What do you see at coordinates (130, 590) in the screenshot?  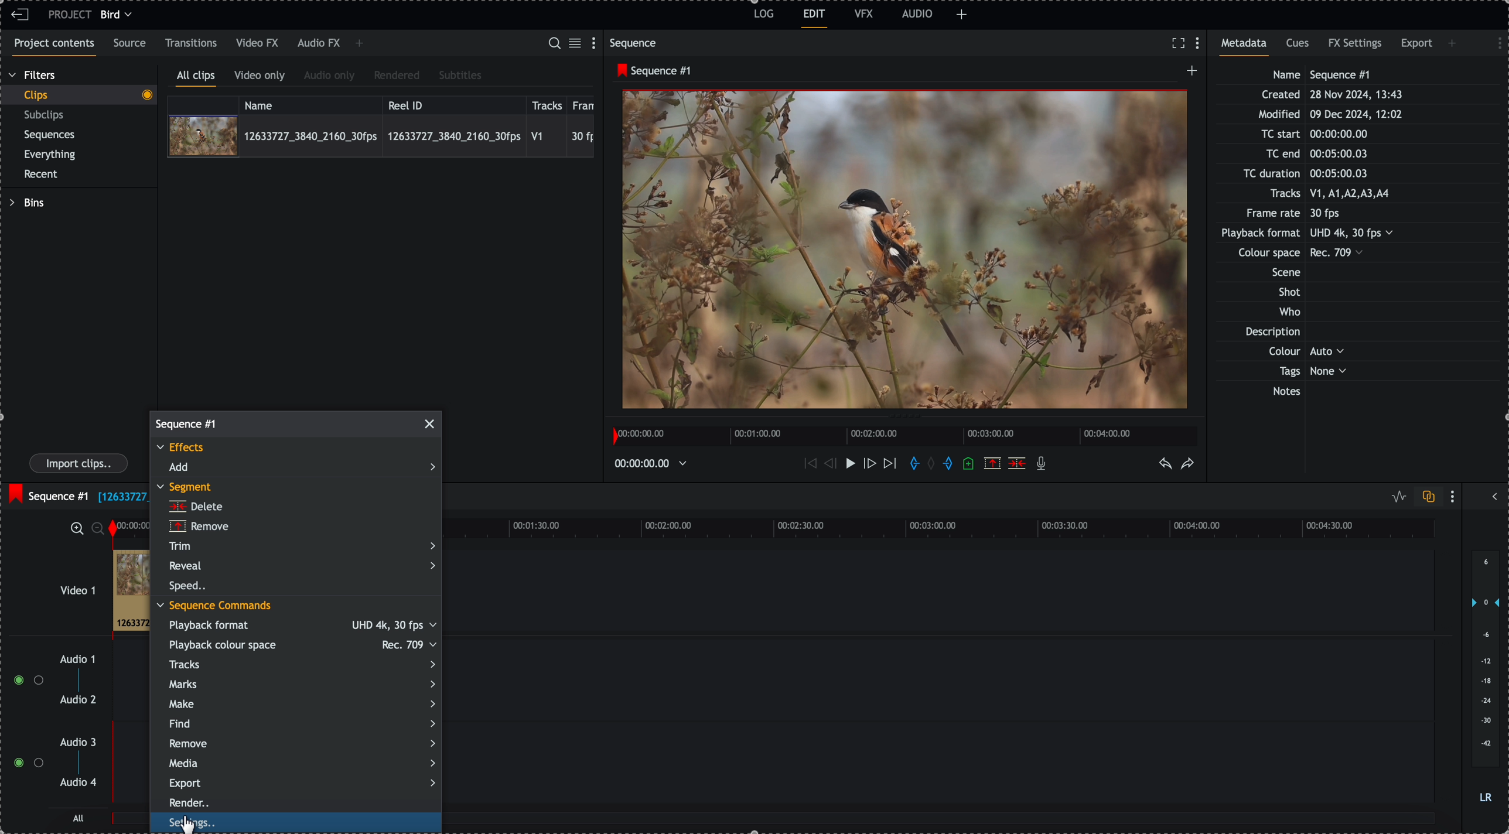 I see `clip` at bounding box center [130, 590].